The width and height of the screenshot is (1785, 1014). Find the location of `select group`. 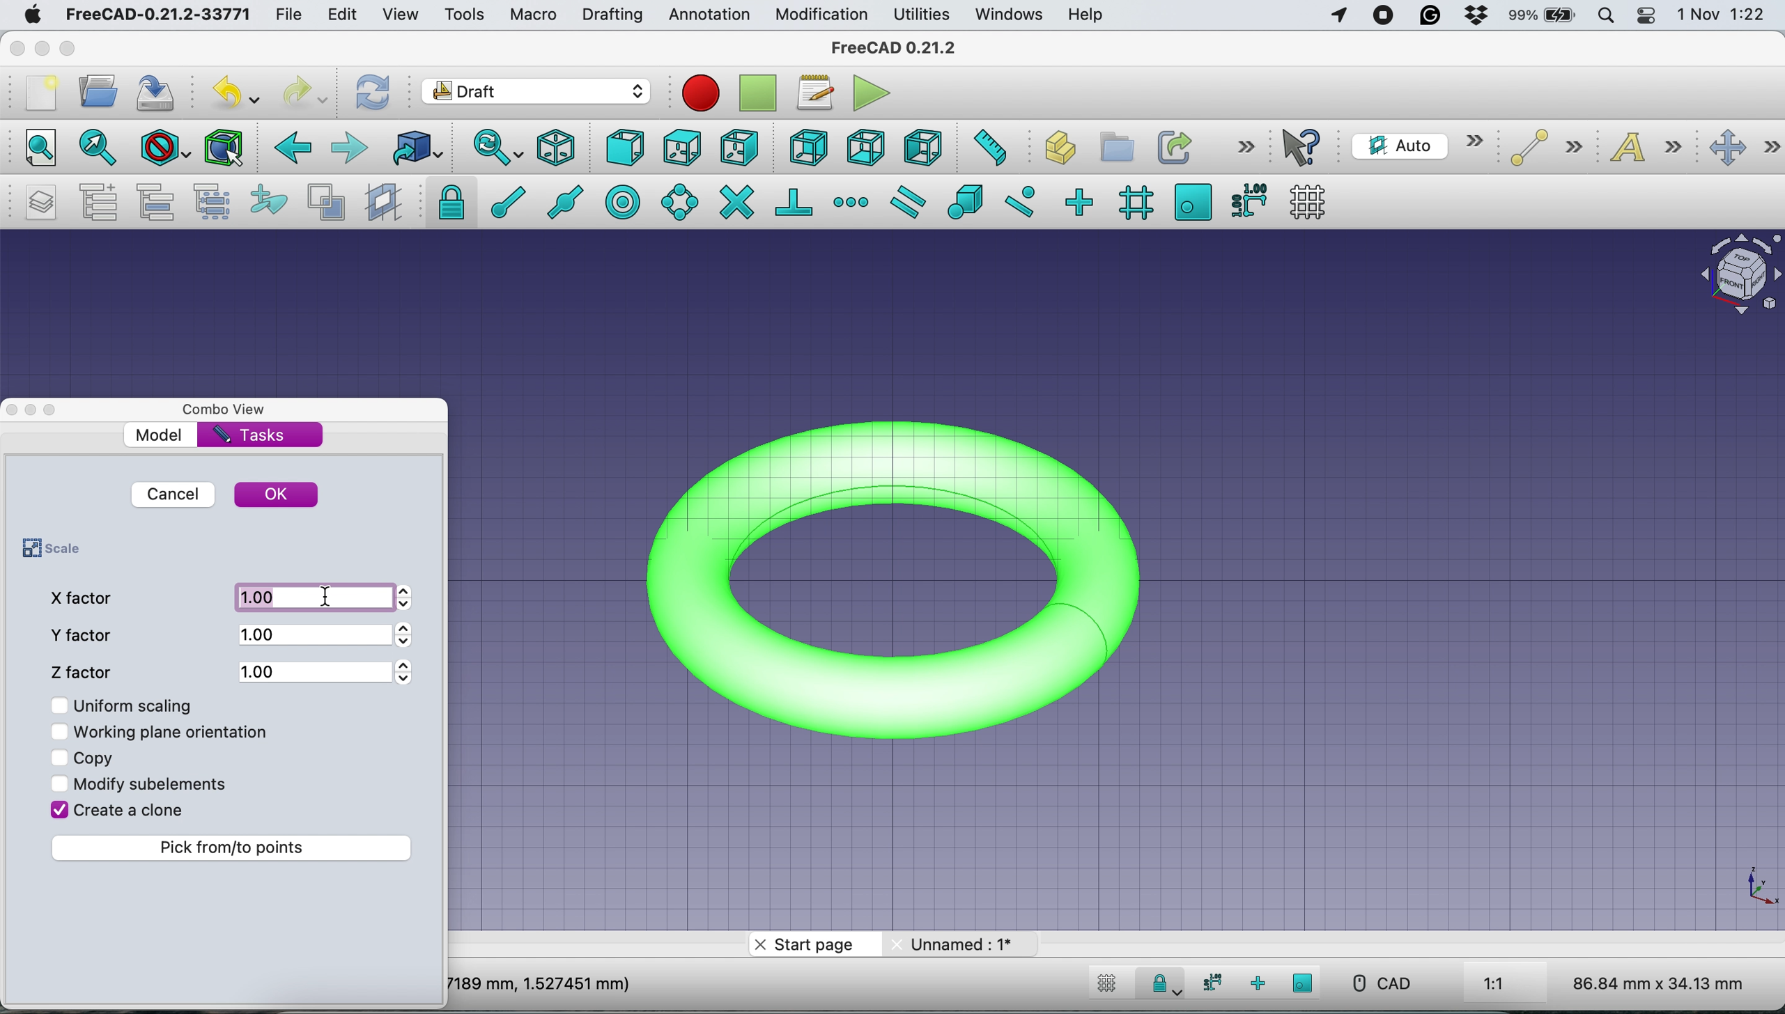

select group is located at coordinates (217, 202).